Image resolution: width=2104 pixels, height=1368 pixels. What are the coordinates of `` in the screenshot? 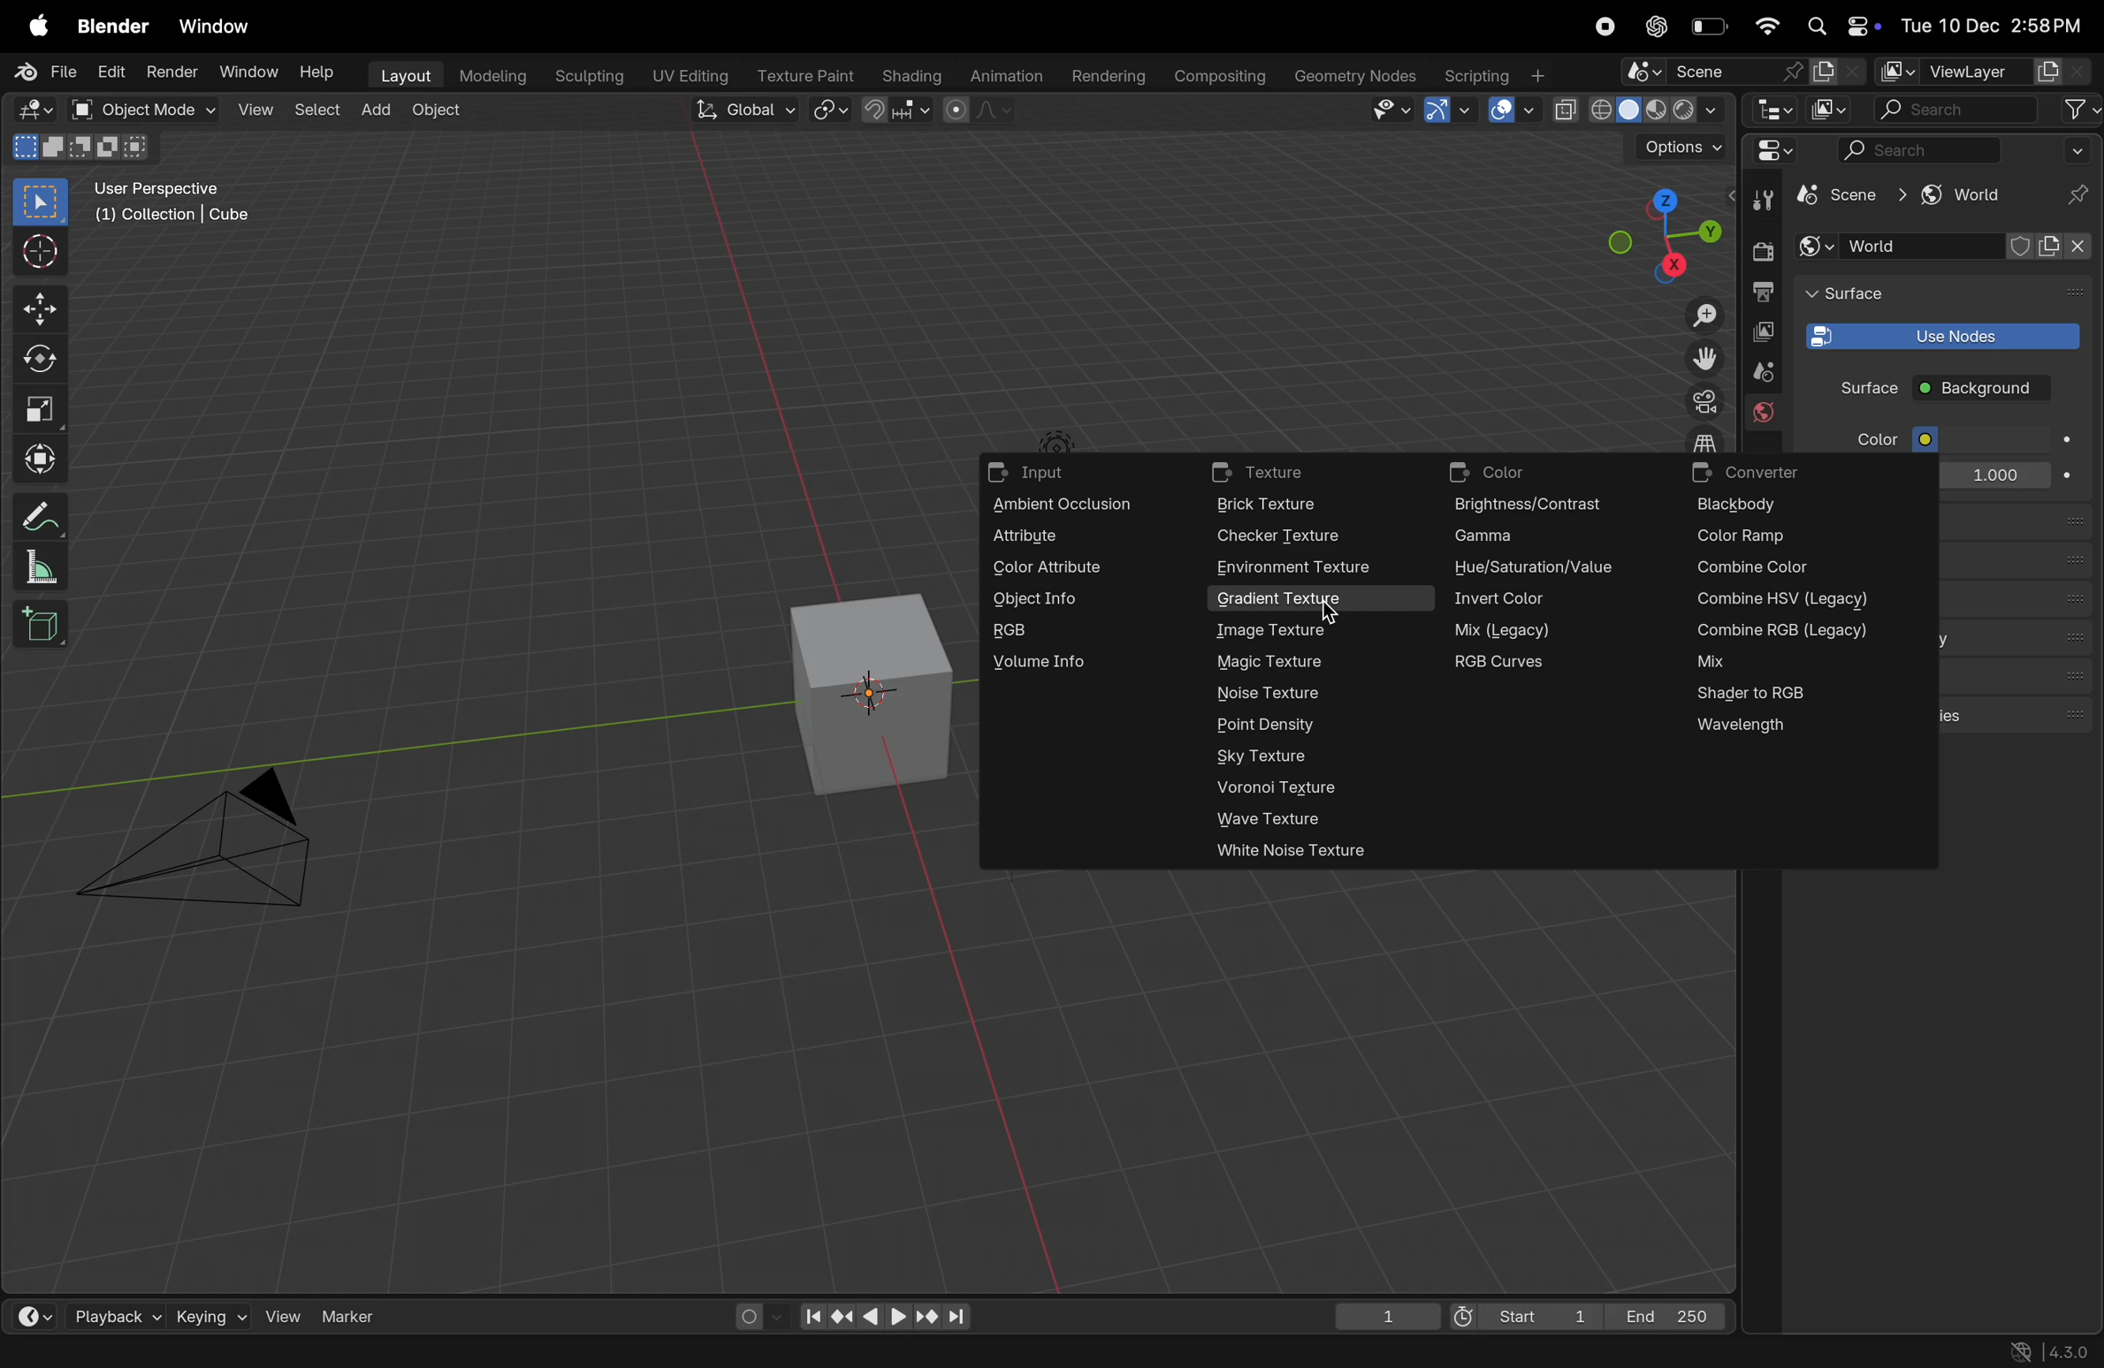 It's located at (1316, 599).